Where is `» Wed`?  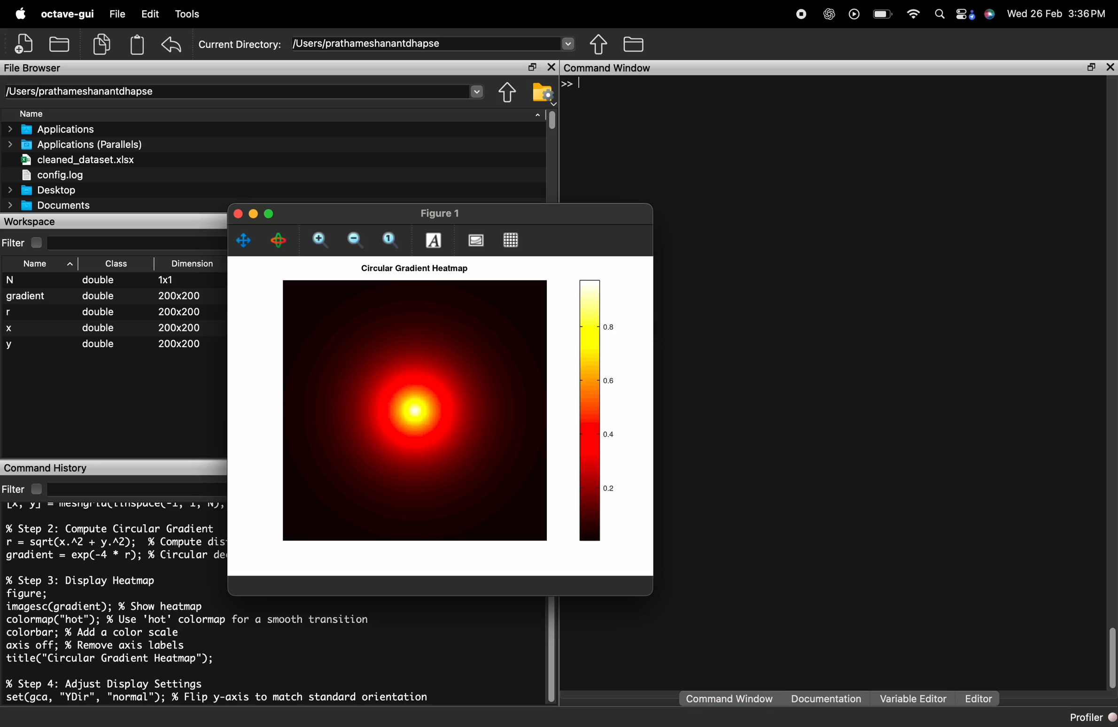
» Wed is located at coordinates (1016, 14).